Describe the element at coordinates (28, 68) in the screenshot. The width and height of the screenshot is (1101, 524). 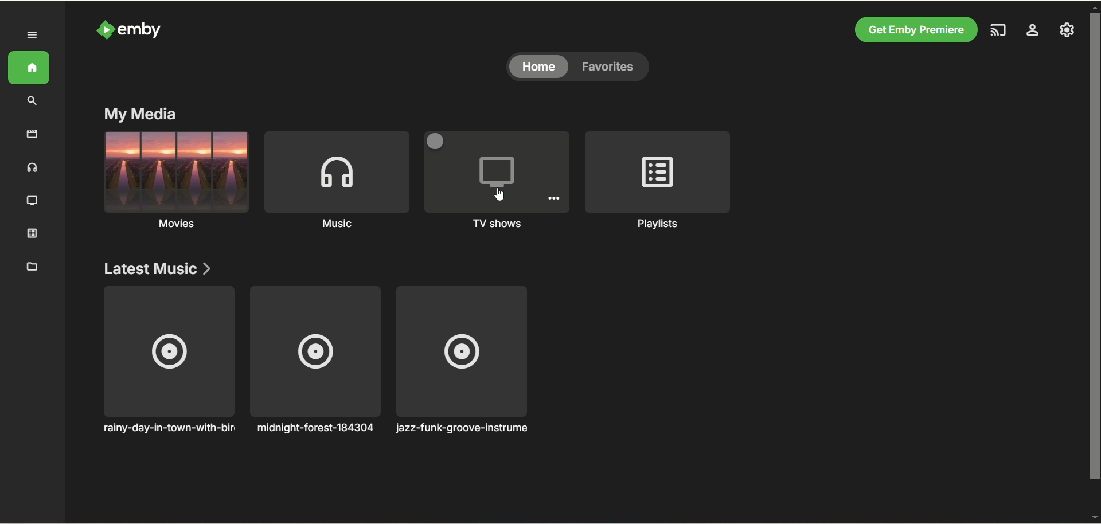
I see `home` at that location.